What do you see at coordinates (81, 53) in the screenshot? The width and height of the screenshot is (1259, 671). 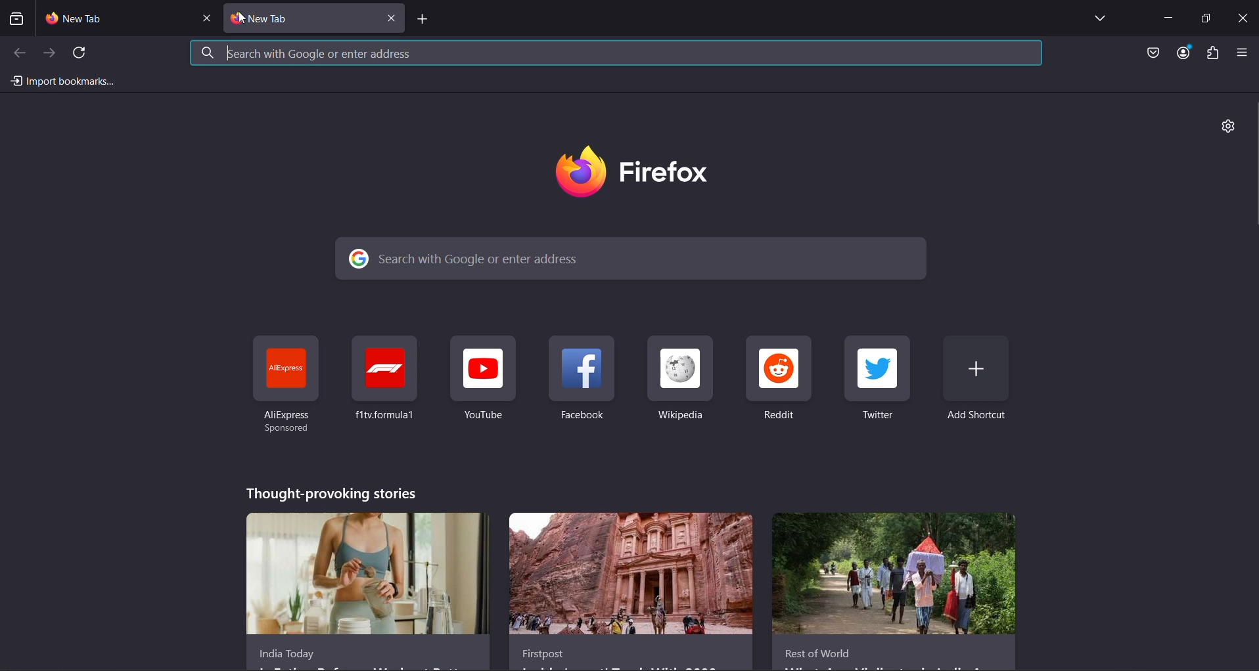 I see `reload current page` at bounding box center [81, 53].